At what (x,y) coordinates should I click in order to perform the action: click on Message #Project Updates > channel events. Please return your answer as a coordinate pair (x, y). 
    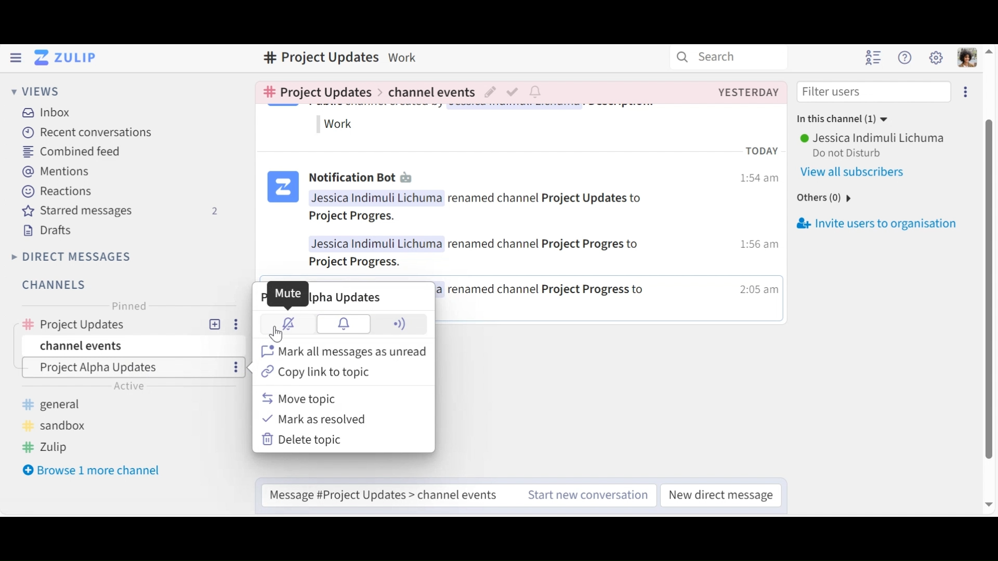
    Looking at the image, I should click on (387, 495).